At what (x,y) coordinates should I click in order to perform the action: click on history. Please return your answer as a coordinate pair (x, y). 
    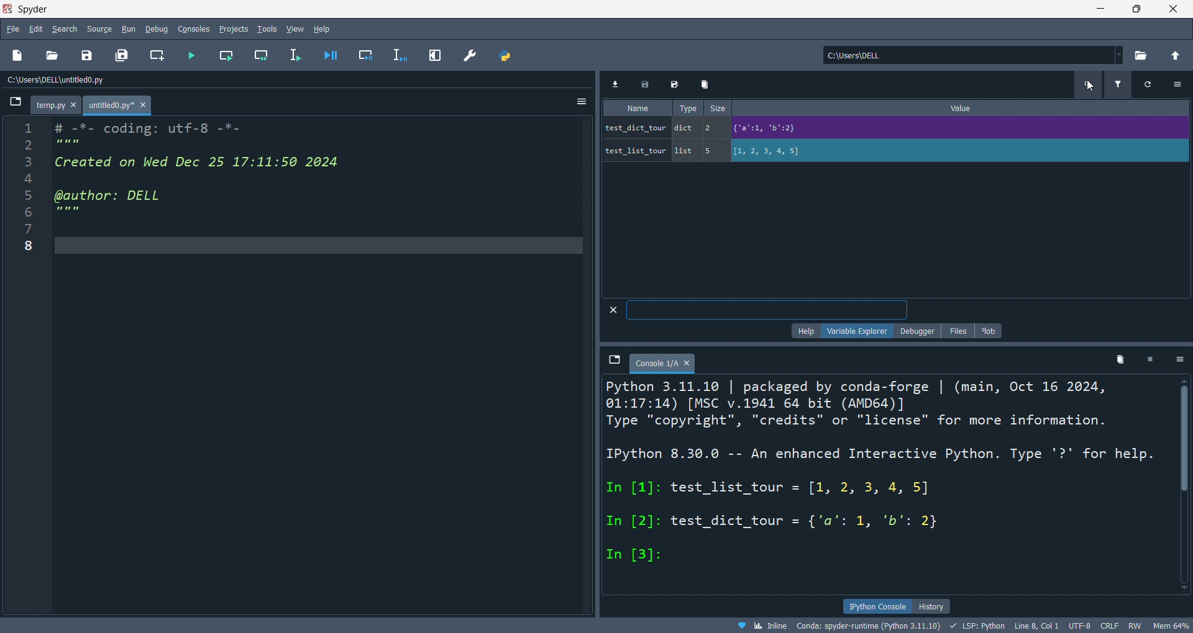
    Looking at the image, I should click on (935, 606).